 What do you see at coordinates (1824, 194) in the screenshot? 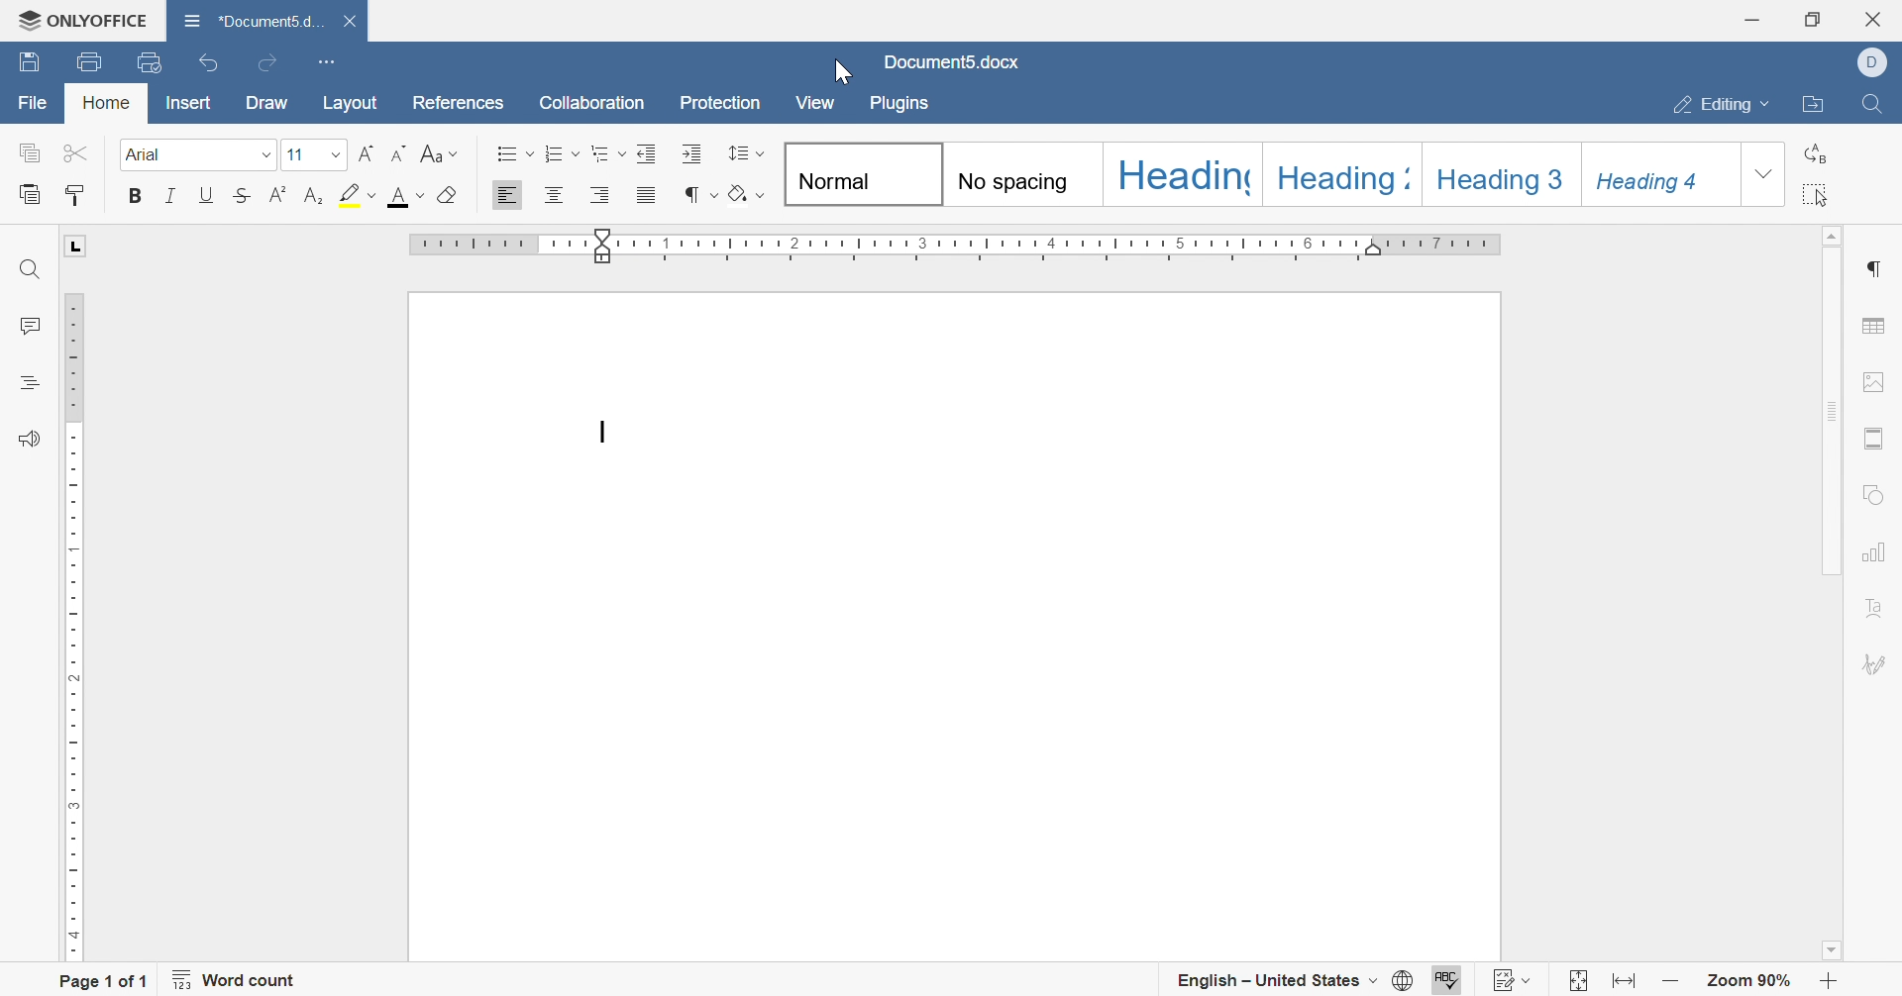
I see `select all` at bounding box center [1824, 194].